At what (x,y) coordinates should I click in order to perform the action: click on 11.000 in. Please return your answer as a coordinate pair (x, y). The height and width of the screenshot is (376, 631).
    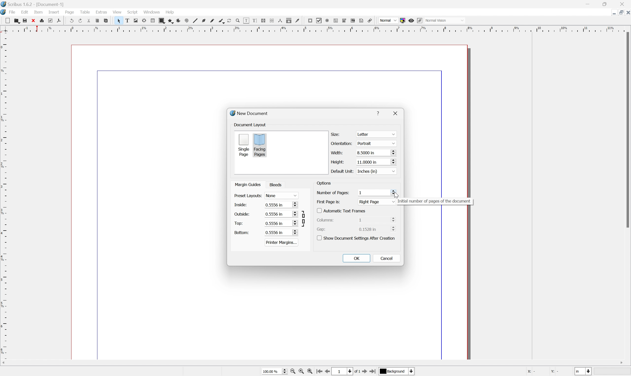
    Looking at the image, I should click on (376, 162).